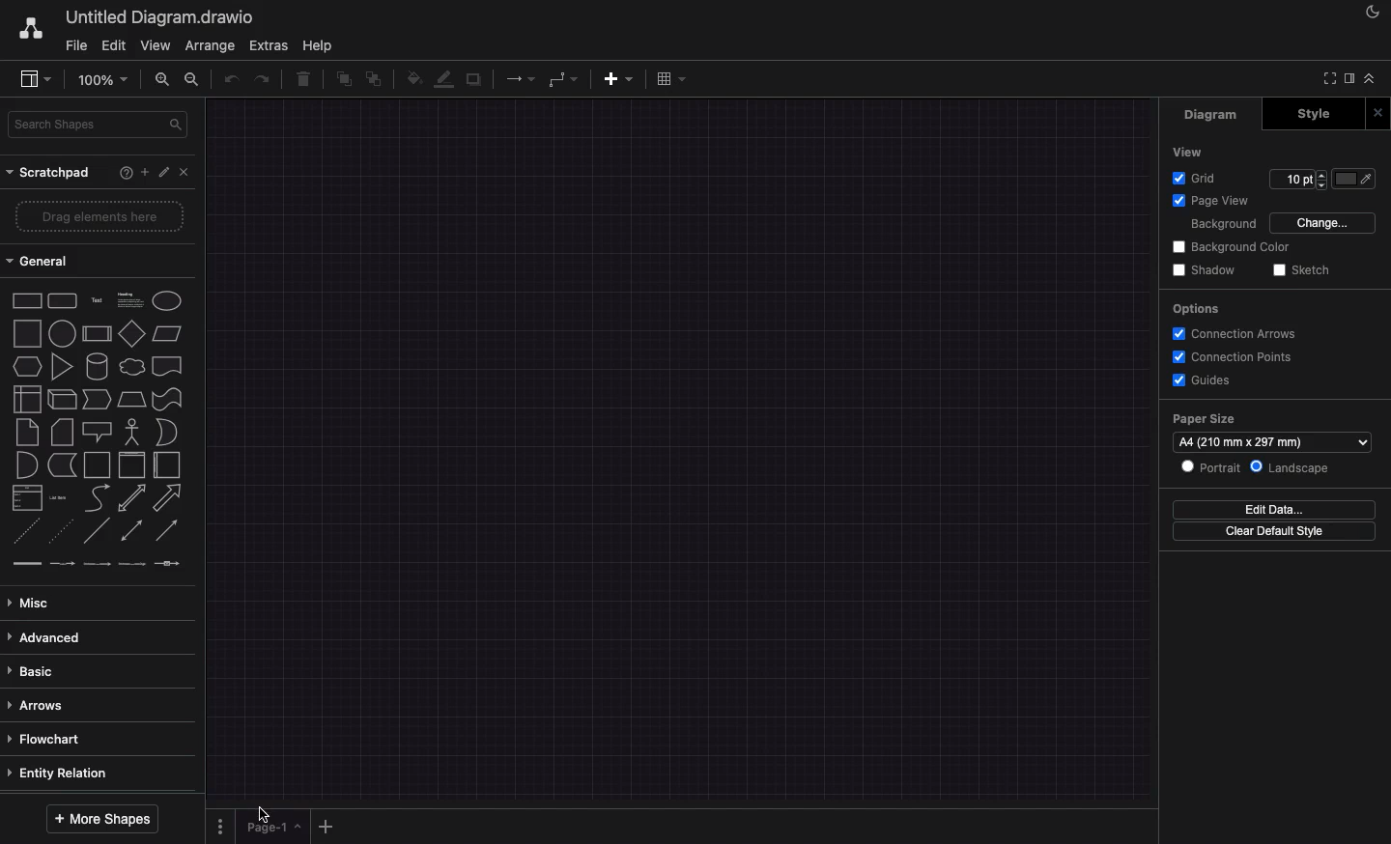 This screenshot has width=1391, height=844. I want to click on text, so click(99, 299).